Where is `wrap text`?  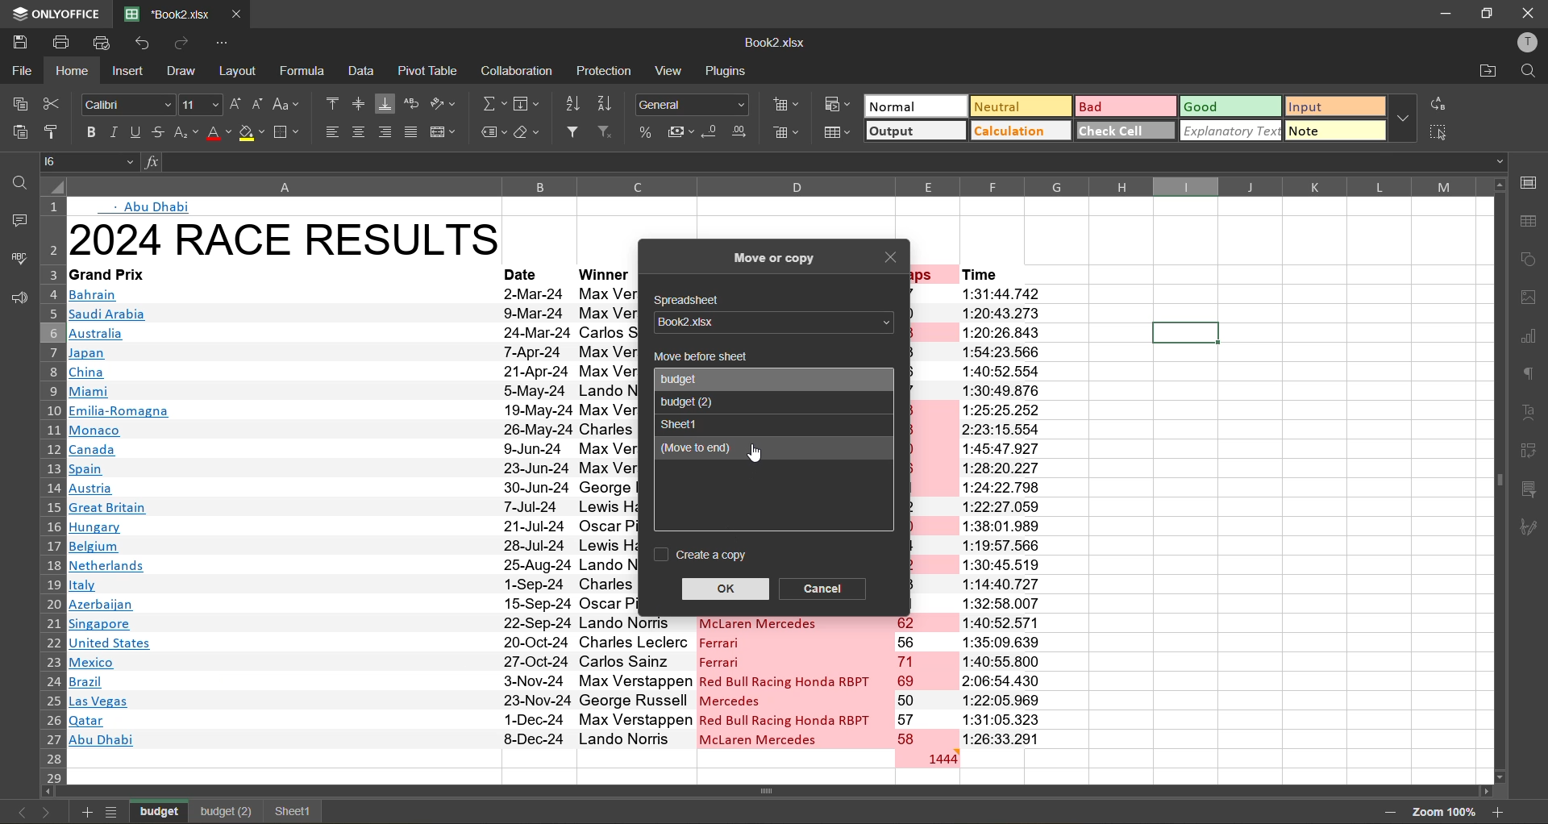
wrap text is located at coordinates (415, 104).